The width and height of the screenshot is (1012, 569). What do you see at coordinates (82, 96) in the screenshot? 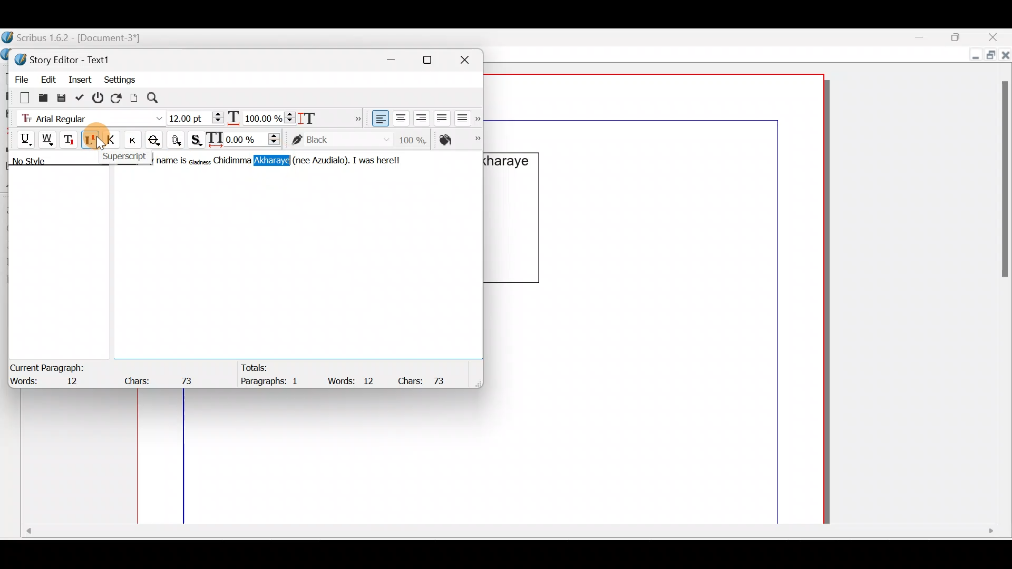
I see `Update text frame and exit` at bounding box center [82, 96].